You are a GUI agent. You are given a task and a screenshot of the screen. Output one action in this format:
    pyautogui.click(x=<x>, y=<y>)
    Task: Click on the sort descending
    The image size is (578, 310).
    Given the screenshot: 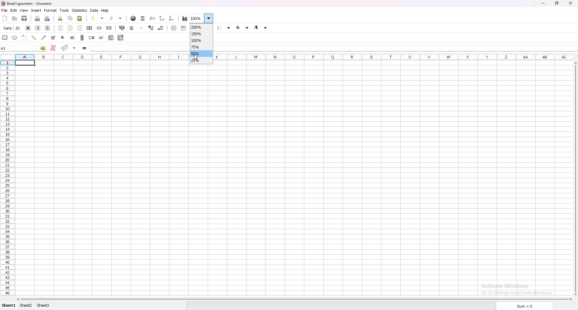 What is the action you would take?
    pyautogui.click(x=172, y=18)
    